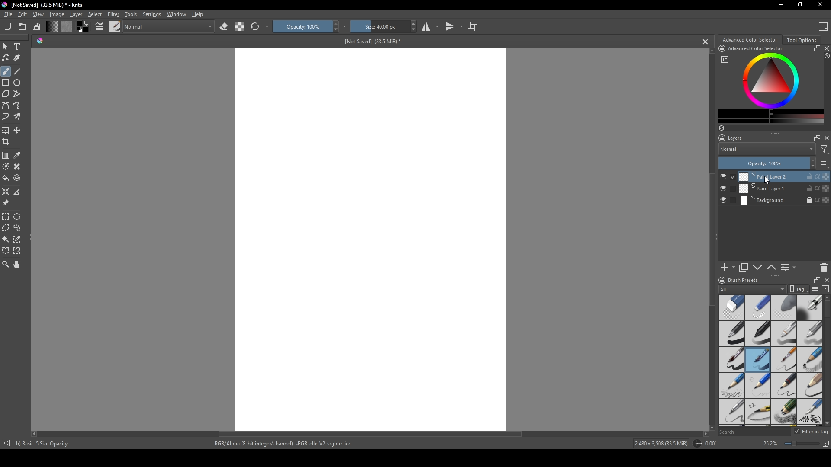 Image resolution: width=831 pixels, height=467 pixels. I want to click on Tools, so click(131, 14).